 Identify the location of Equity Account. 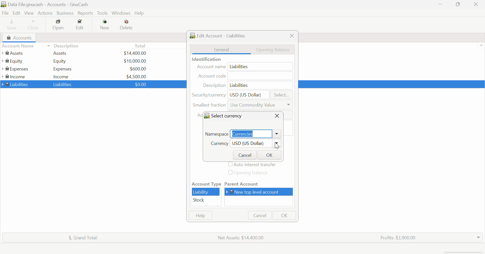
(14, 60).